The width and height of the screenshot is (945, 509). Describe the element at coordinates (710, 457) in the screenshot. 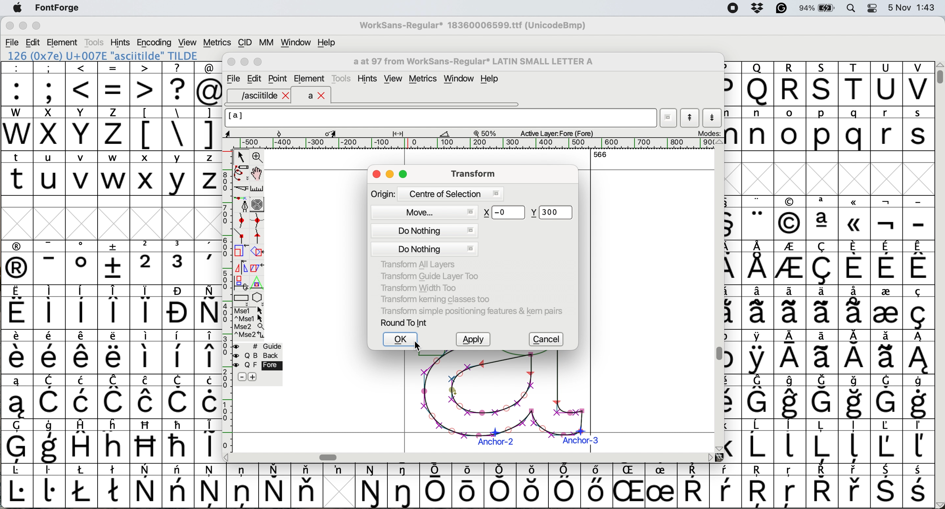

I see `scroll button` at that location.